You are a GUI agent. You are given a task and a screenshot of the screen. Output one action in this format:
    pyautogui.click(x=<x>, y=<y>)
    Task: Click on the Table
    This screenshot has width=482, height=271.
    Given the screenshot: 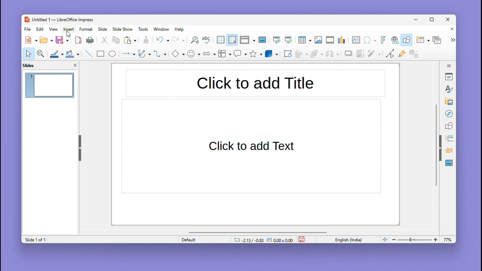 What is the action you would take?
    pyautogui.click(x=305, y=40)
    